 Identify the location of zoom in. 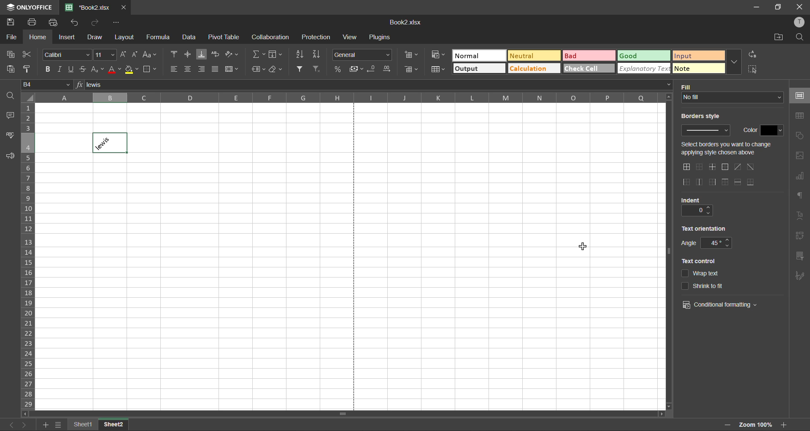
(786, 424).